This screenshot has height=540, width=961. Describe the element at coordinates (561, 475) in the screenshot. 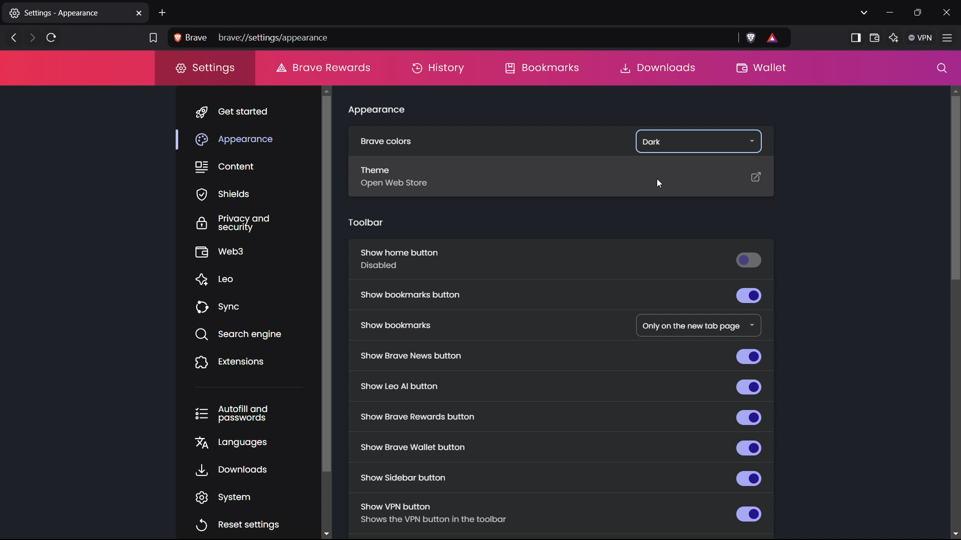

I see `show sidebar button` at that location.